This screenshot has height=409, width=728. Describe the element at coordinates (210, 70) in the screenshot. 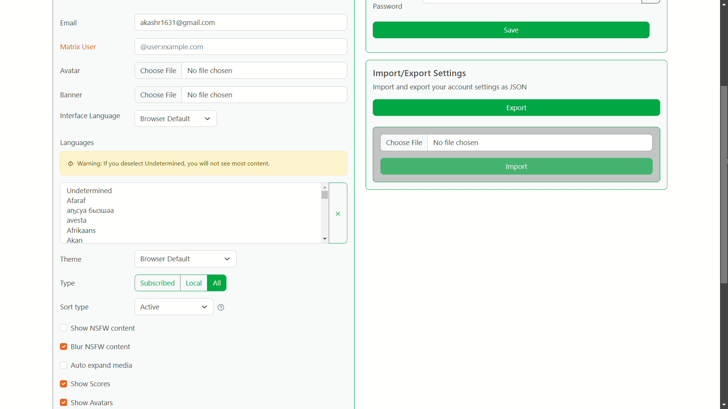

I see `no file chosen` at that location.